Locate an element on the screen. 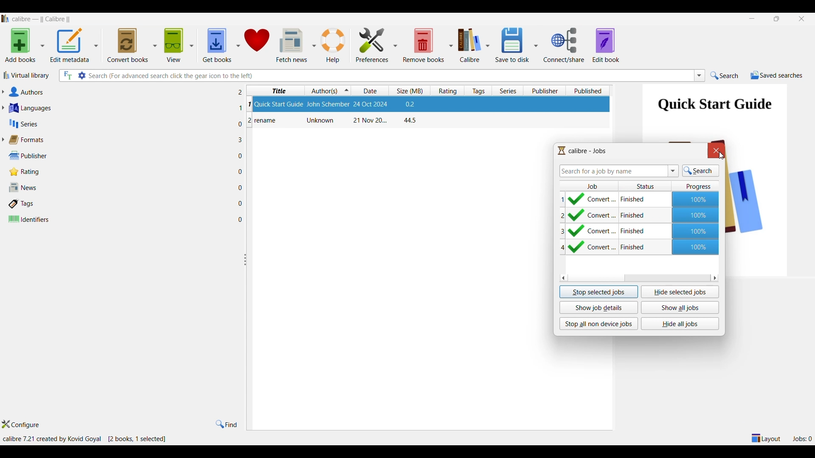 The height and width of the screenshot is (458, 815). Show job details is located at coordinates (600, 307).